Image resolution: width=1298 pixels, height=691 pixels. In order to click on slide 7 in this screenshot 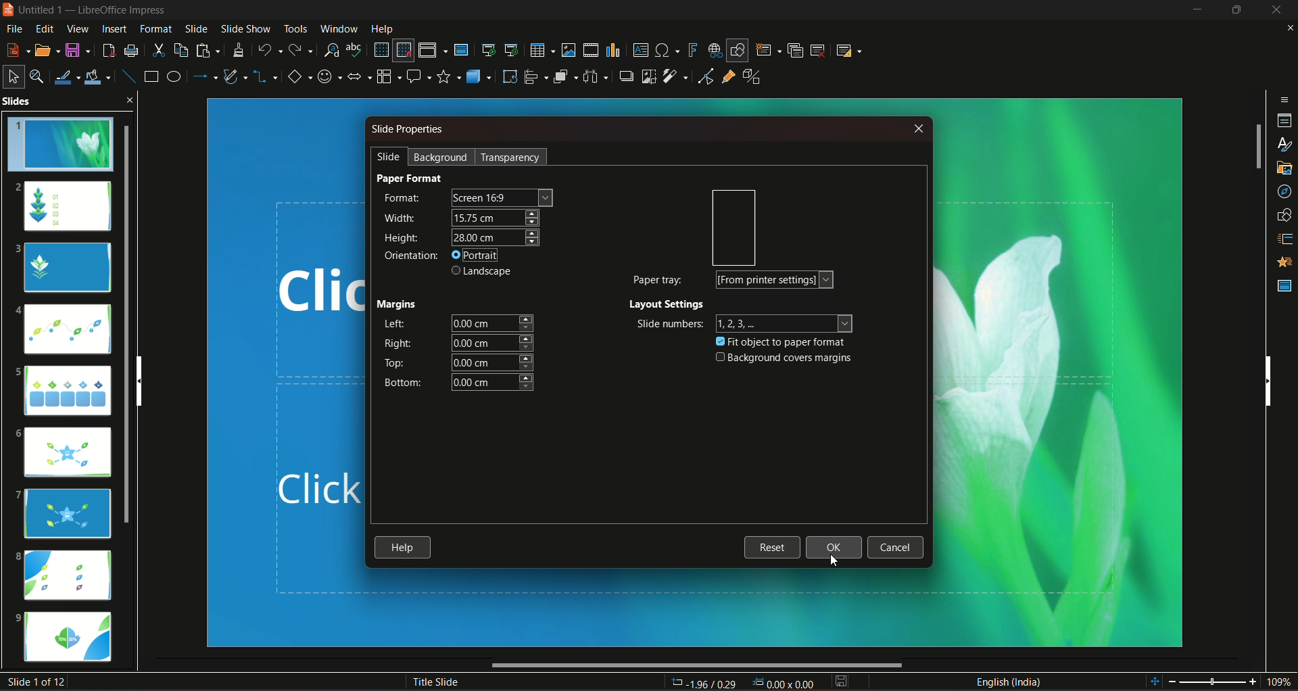, I will do `click(66, 513)`.